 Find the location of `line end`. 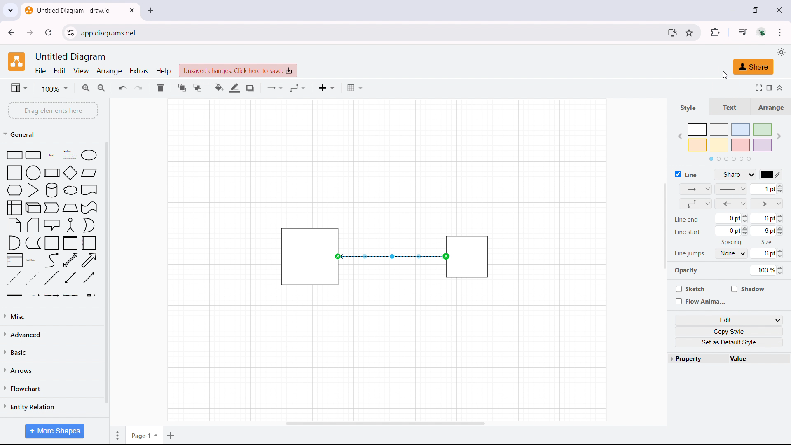

line end is located at coordinates (767, 204).